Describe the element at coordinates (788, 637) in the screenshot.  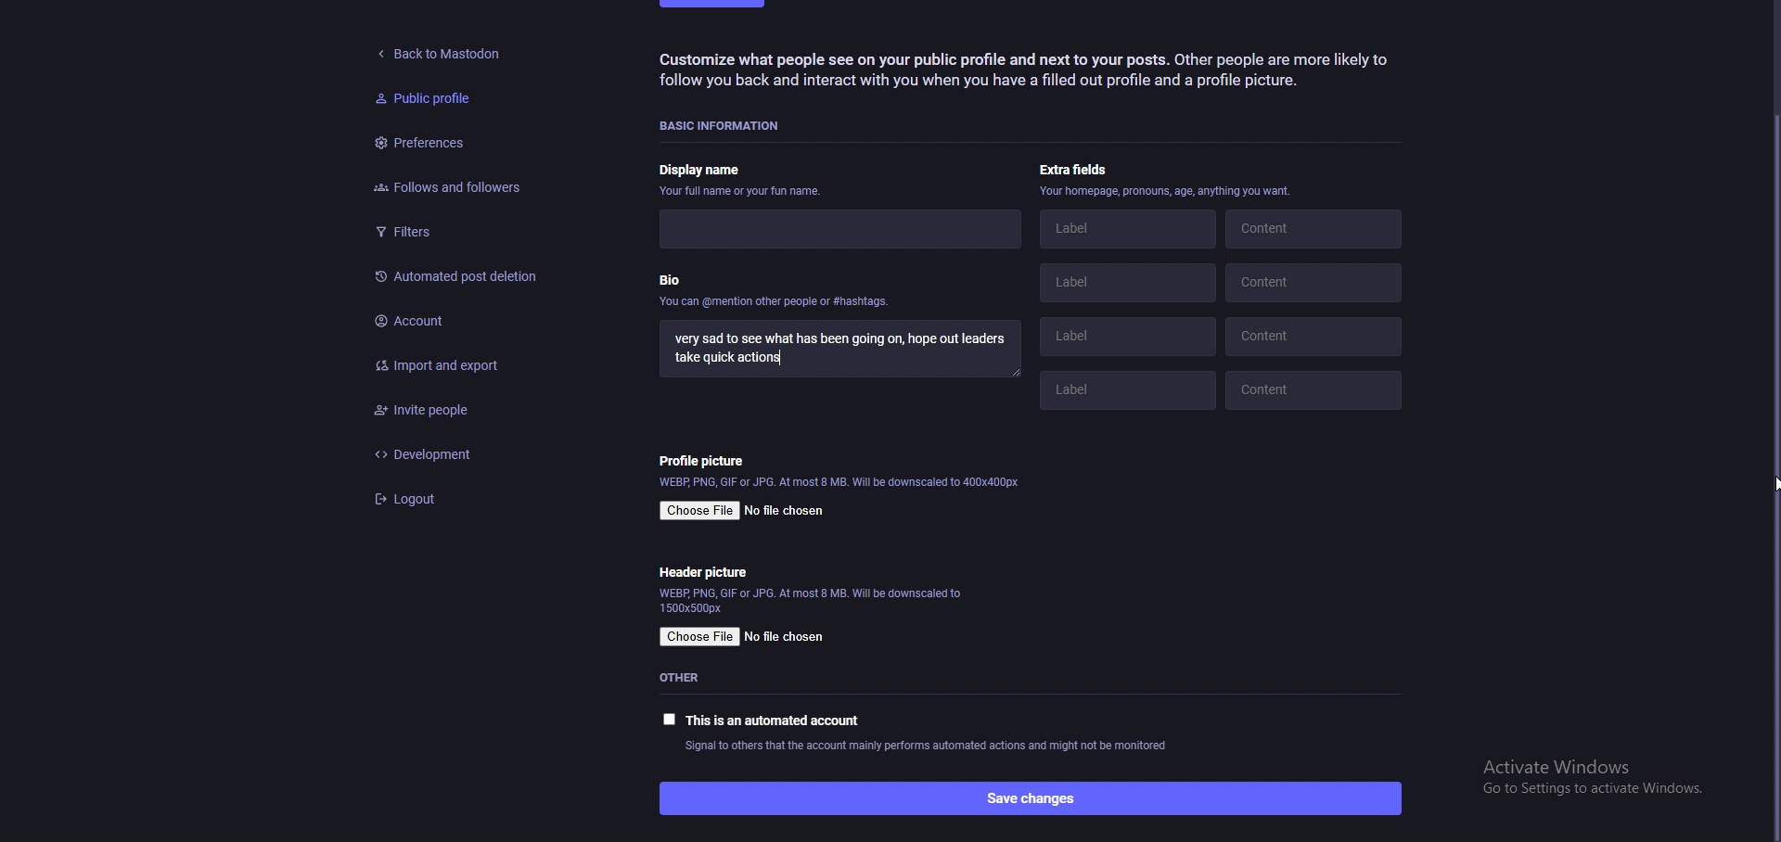
I see `no file chosen` at that location.